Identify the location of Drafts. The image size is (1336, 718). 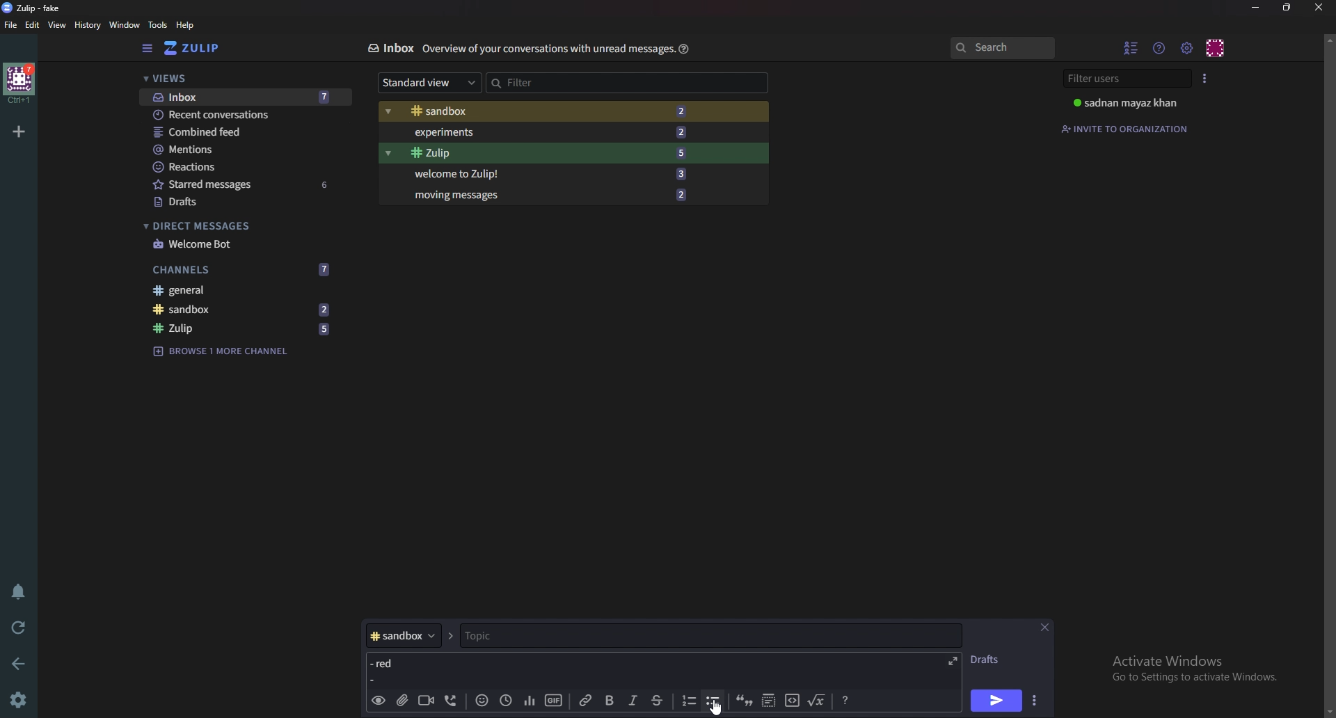
(244, 203).